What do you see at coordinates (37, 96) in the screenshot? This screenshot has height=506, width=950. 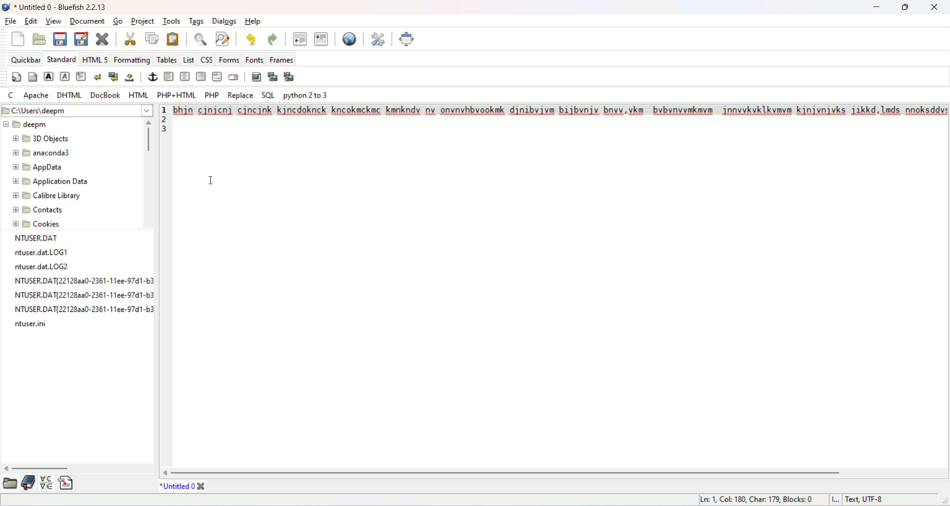 I see `APACHE` at bounding box center [37, 96].